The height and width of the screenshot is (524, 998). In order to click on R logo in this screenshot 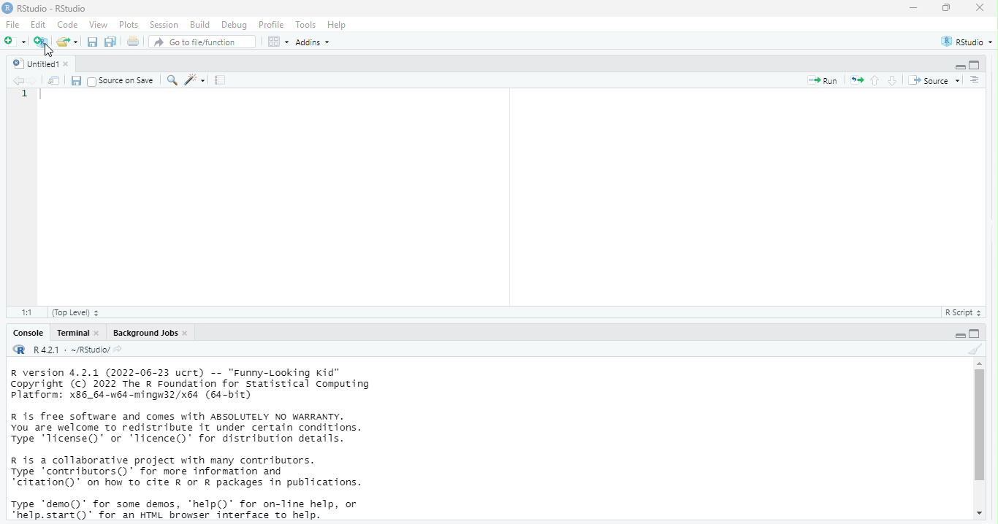, I will do `click(18, 350)`.